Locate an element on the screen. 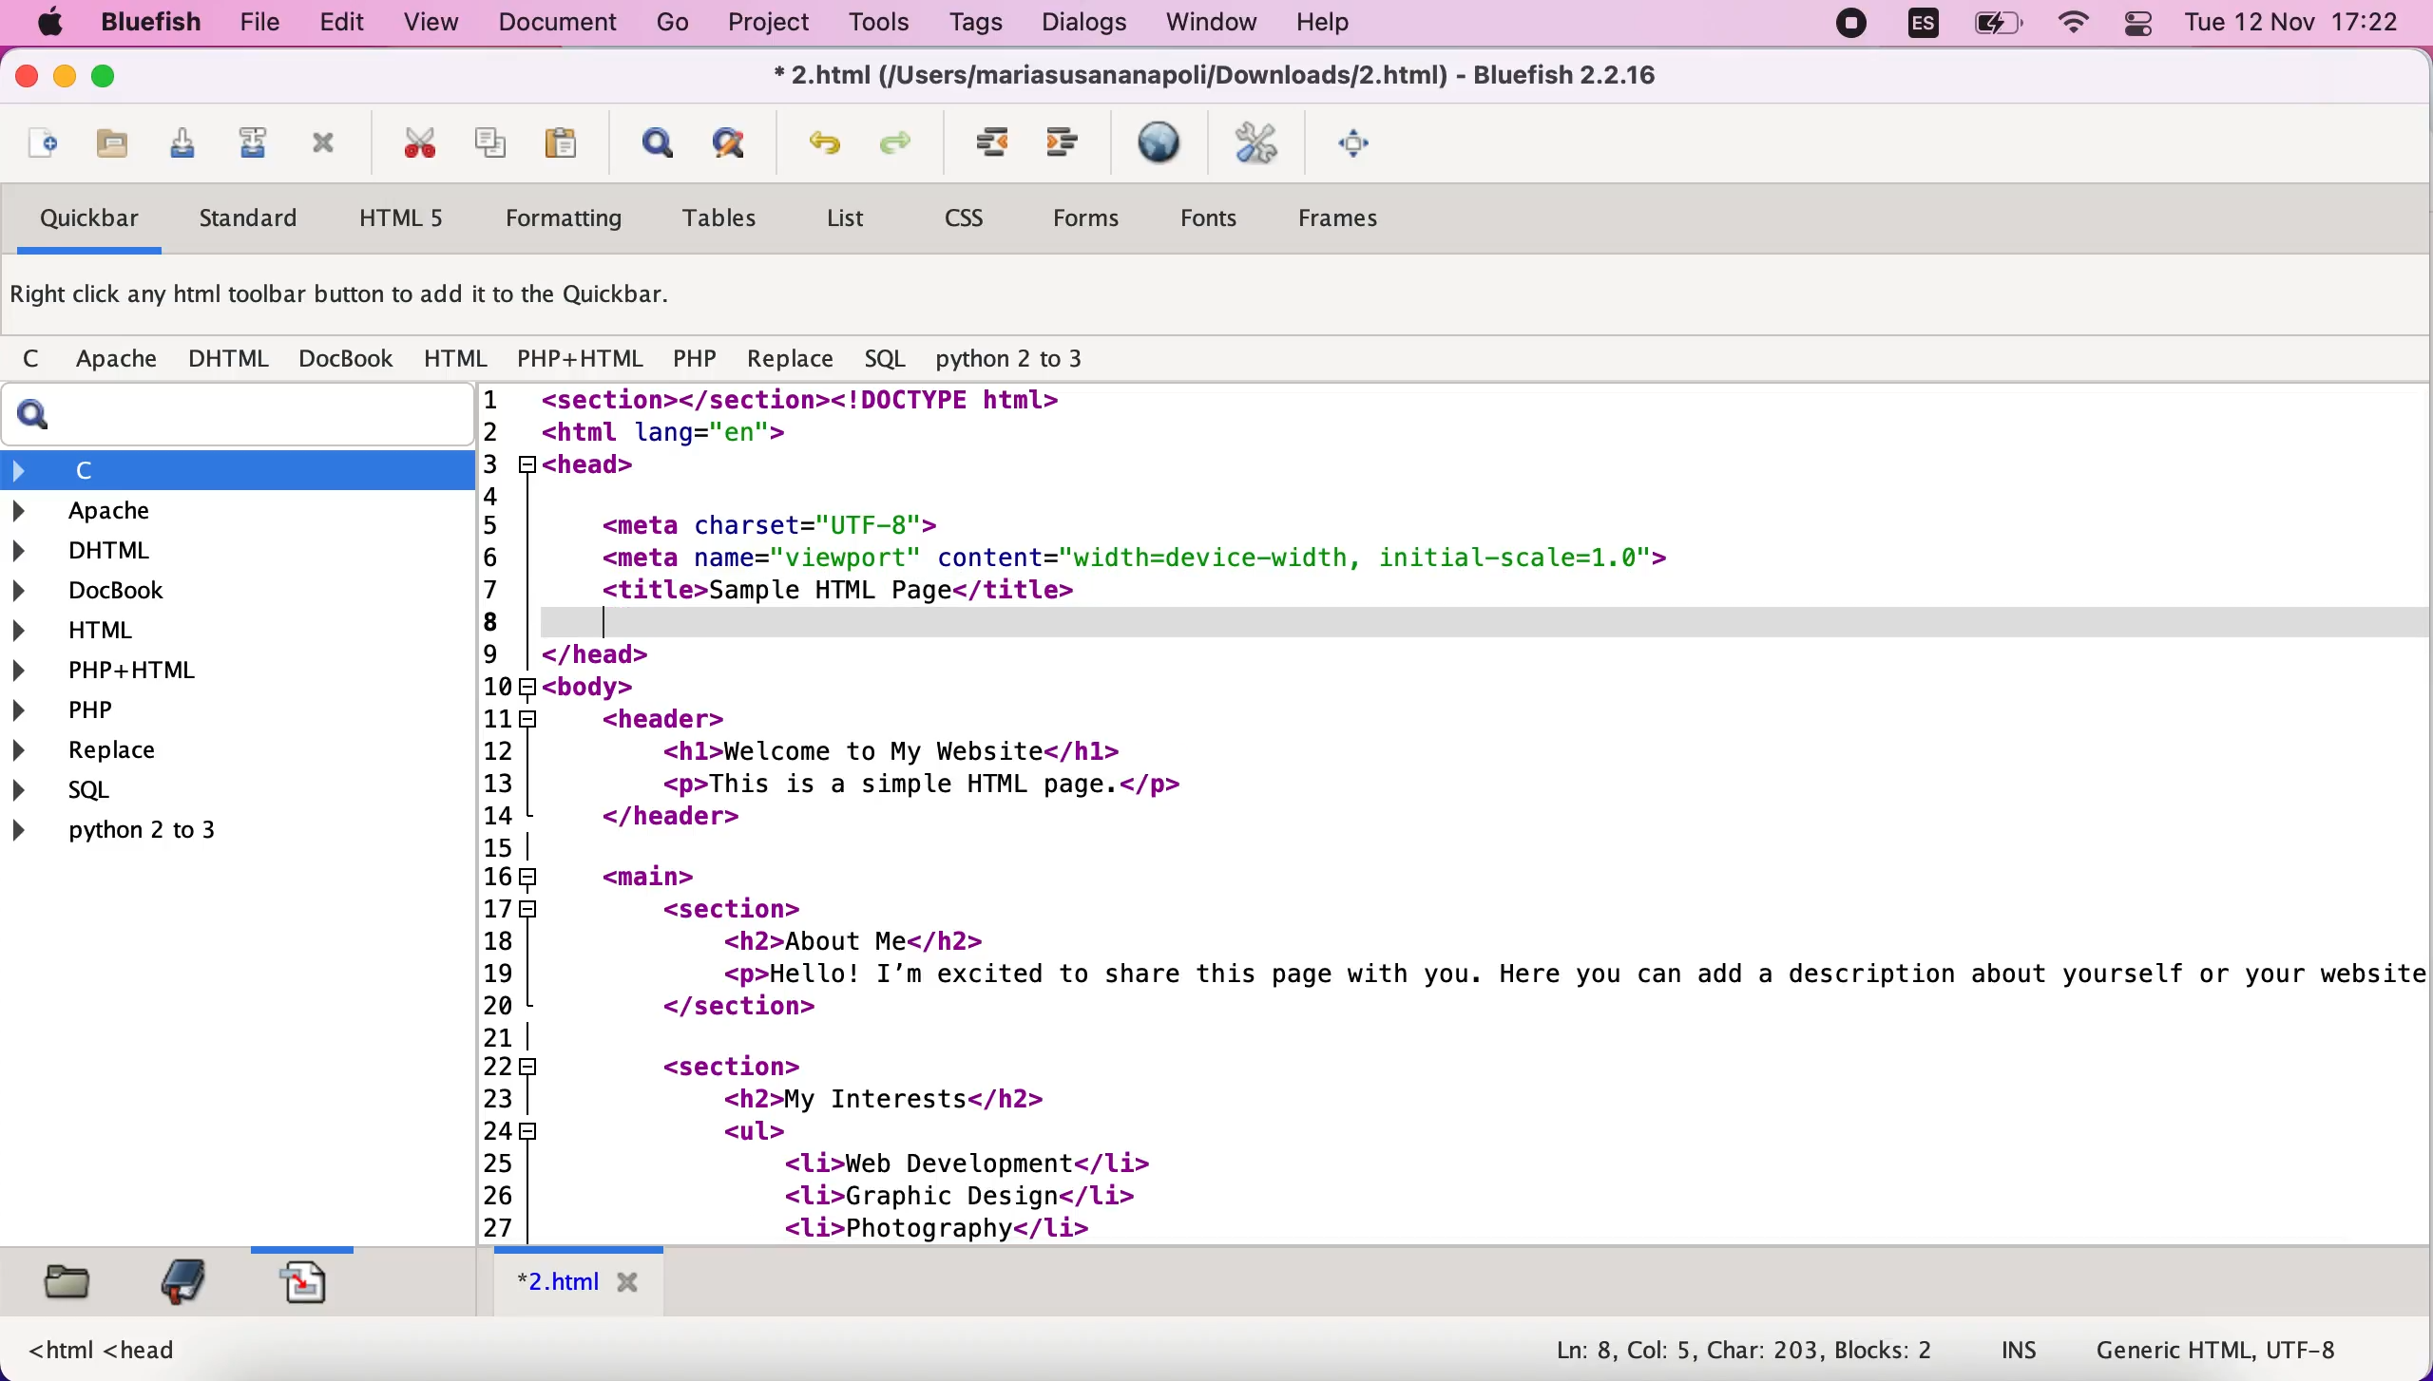 This screenshot has height=1381, width=2433. dhtml is located at coordinates (229, 552).